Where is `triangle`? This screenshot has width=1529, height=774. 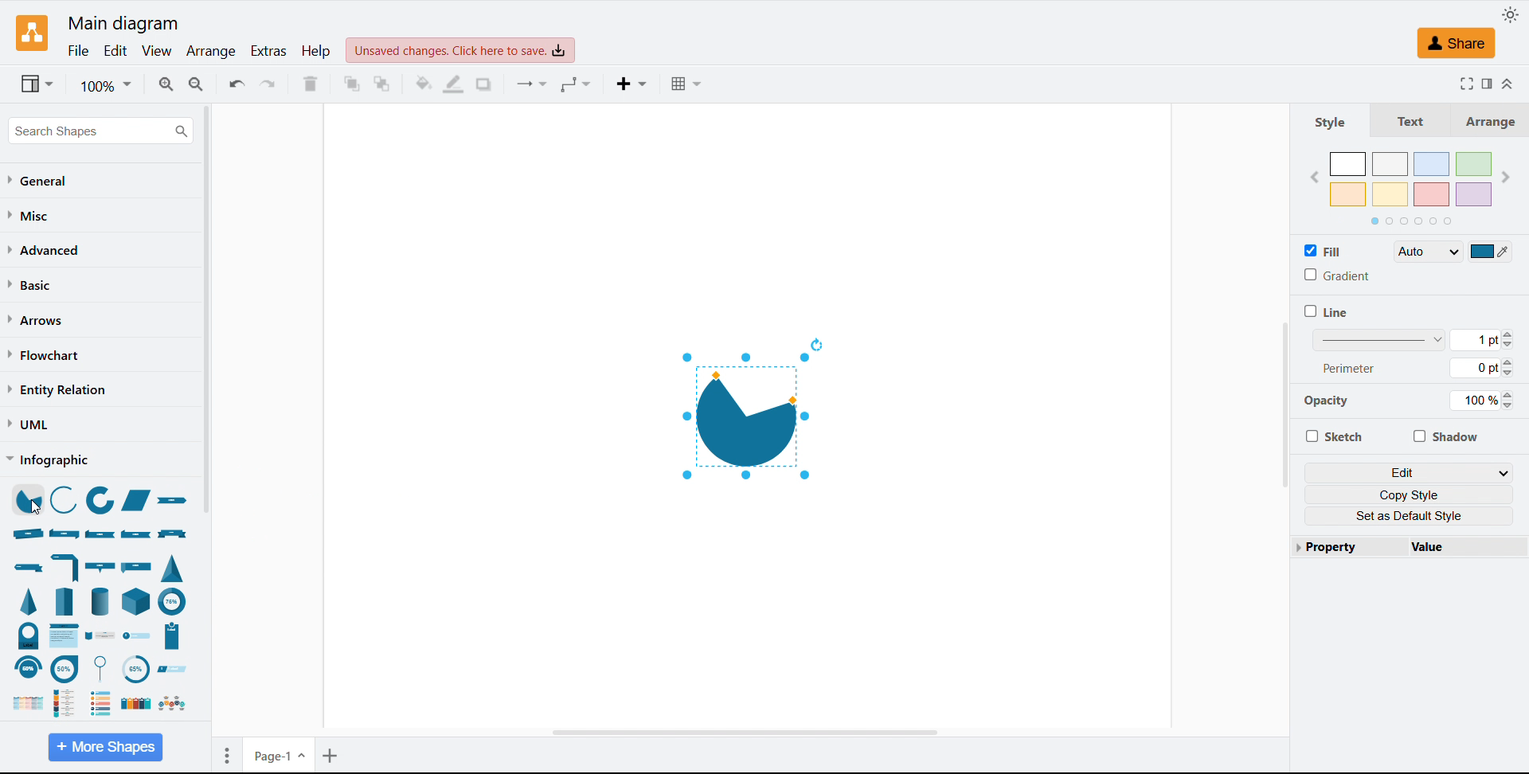 triangle is located at coordinates (171, 569).